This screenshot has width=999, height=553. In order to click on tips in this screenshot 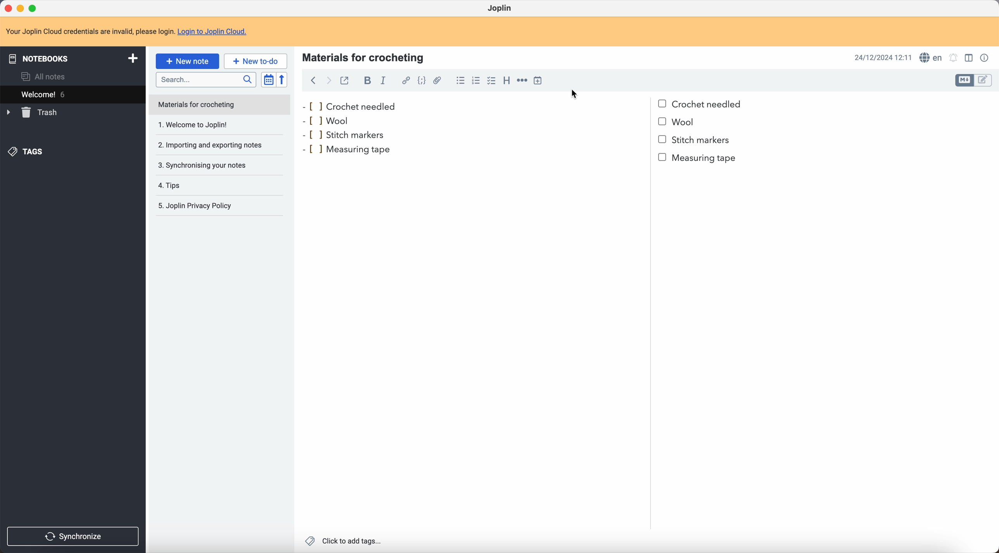, I will do `click(205, 185)`.